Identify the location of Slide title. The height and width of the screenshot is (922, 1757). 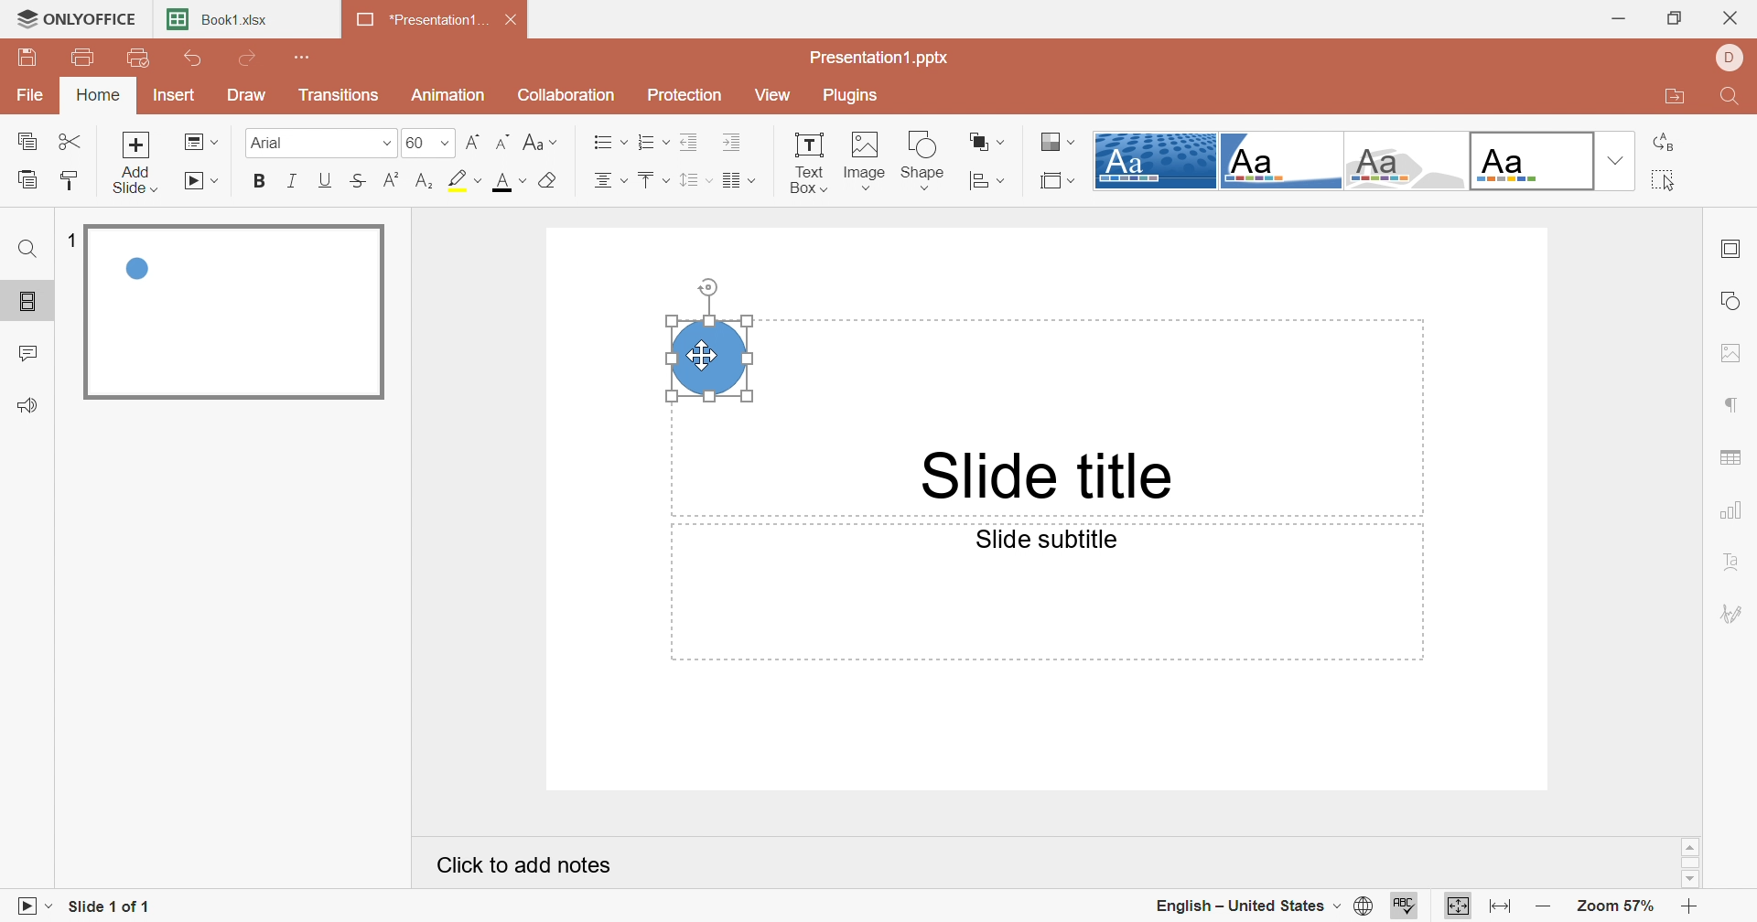
(1050, 477).